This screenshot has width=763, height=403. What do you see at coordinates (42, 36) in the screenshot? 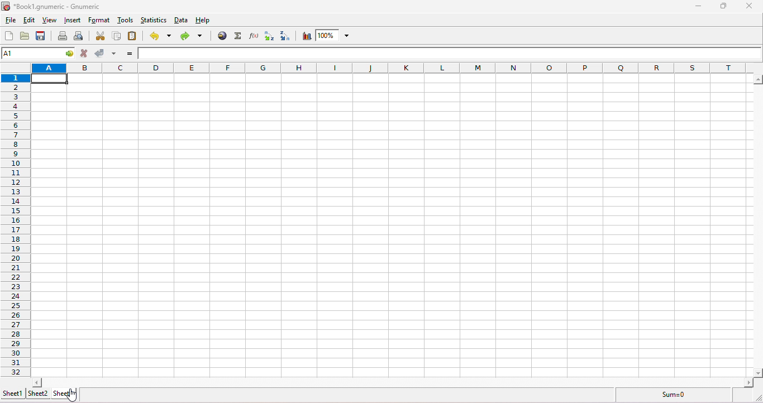
I see `save` at bounding box center [42, 36].